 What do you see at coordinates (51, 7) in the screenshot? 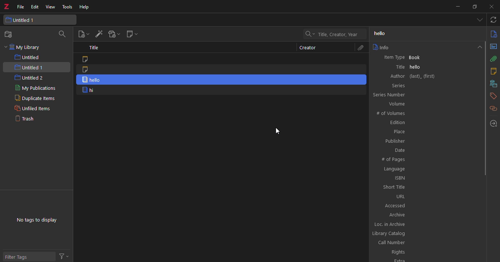
I see `view` at bounding box center [51, 7].